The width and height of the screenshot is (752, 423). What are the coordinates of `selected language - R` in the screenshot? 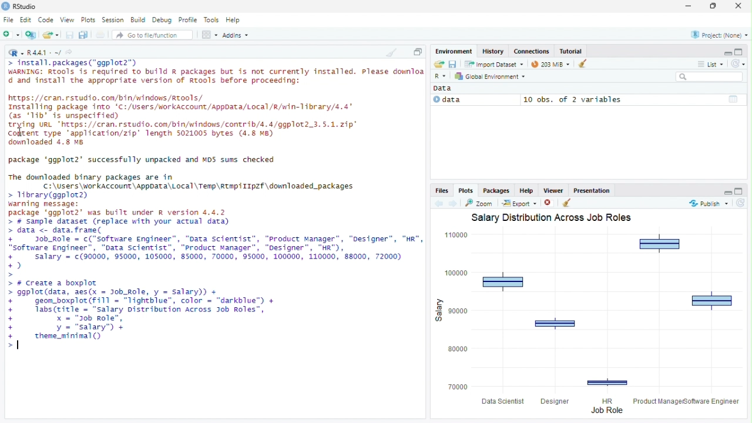 It's located at (441, 76).